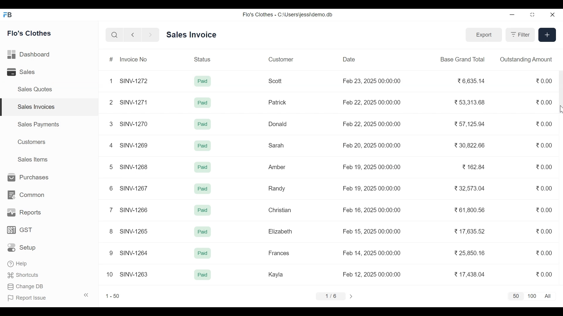 This screenshot has width=563, height=316. What do you see at coordinates (373, 81) in the screenshot?
I see `Feb 23, 2025 00:00:00` at bounding box center [373, 81].